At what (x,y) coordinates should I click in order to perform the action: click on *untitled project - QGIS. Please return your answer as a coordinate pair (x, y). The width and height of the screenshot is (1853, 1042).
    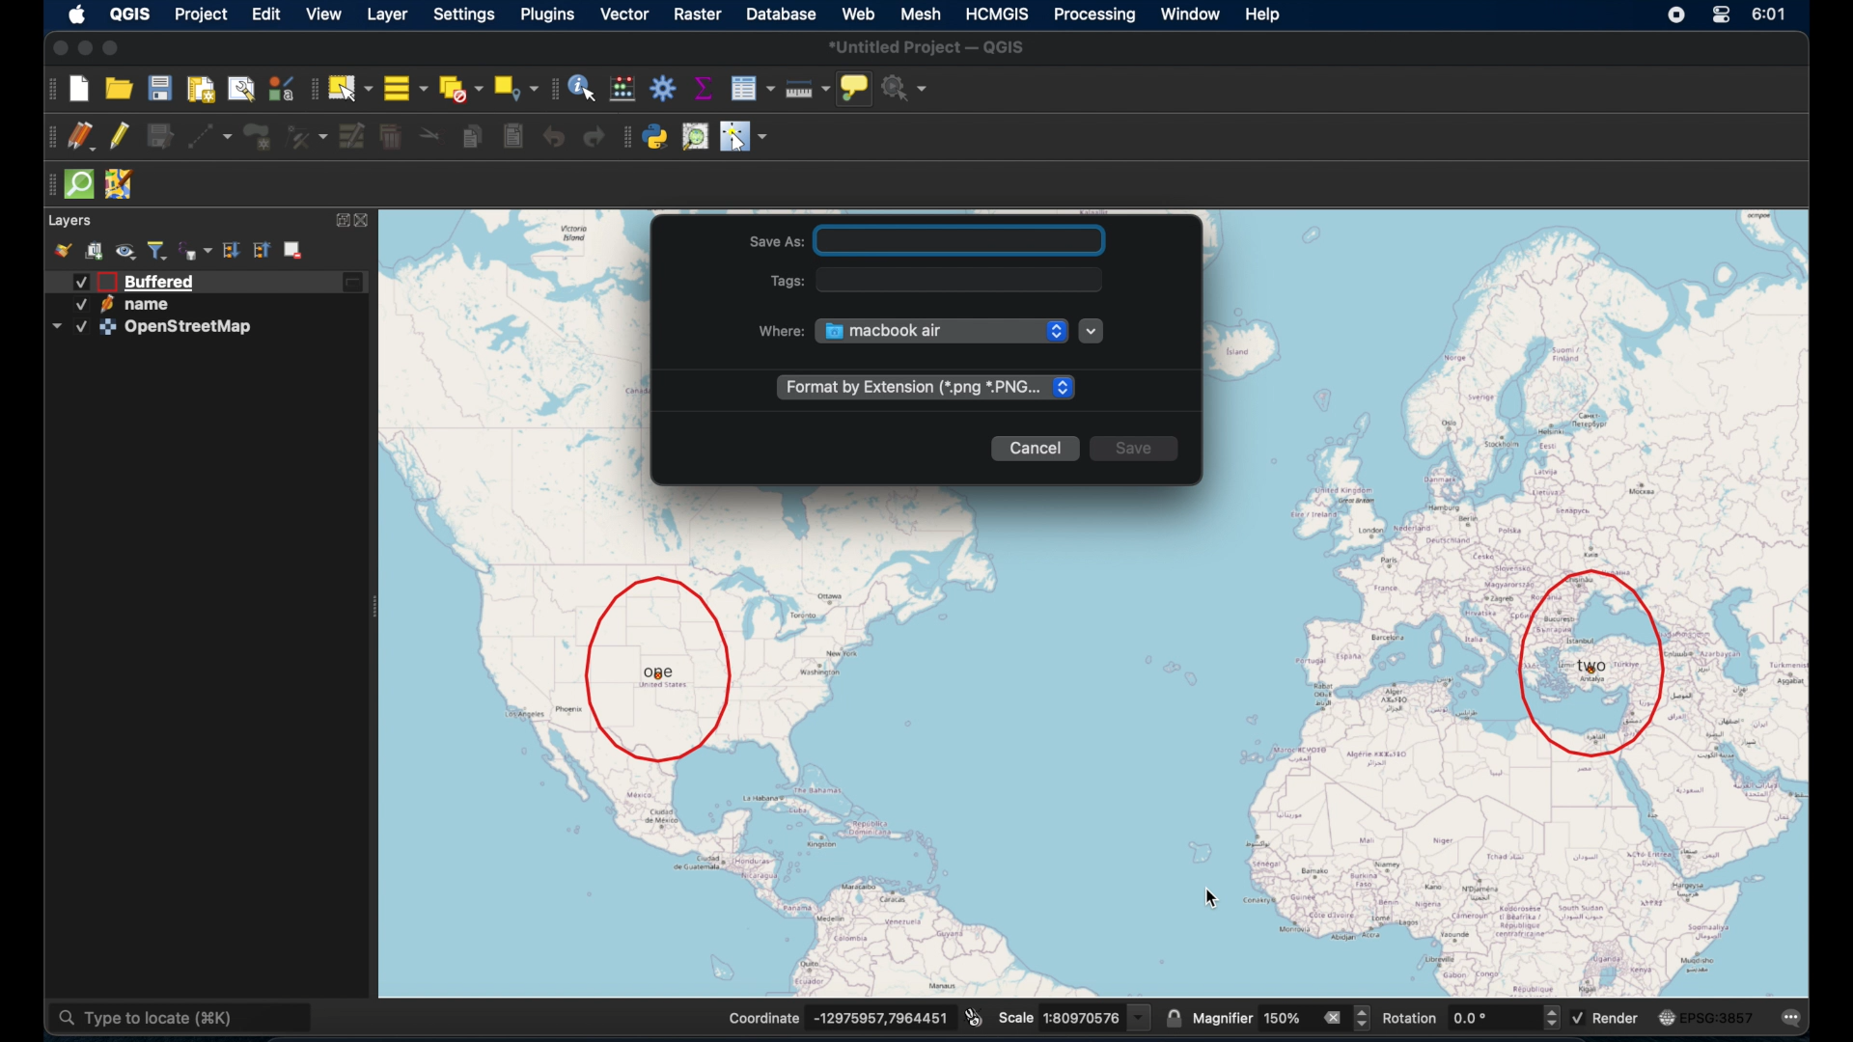
    Looking at the image, I should click on (931, 47).